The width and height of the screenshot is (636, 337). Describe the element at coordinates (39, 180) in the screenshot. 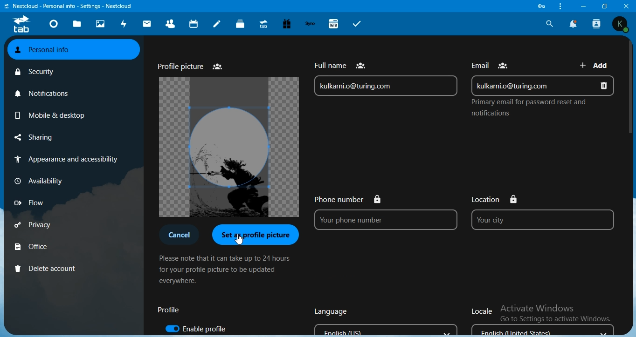

I see `availbility` at that location.